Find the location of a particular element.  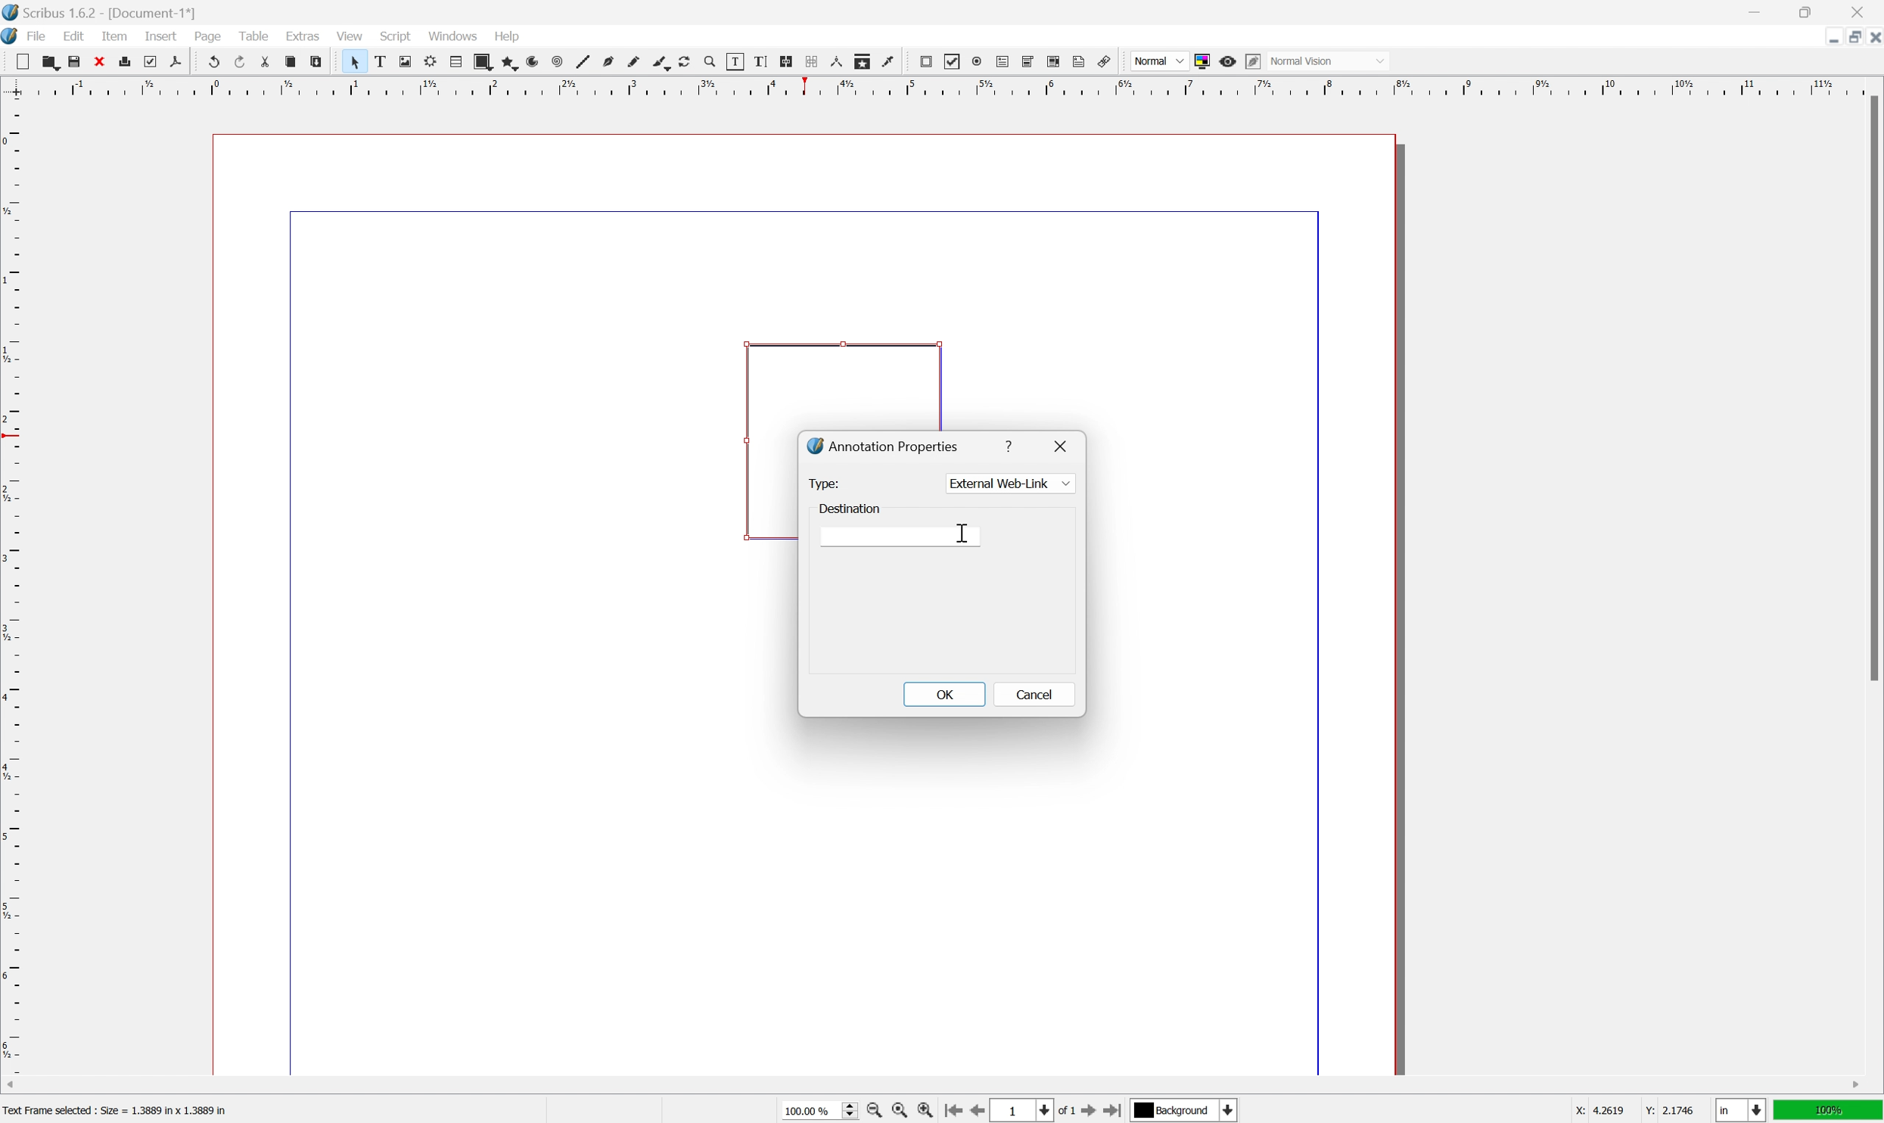

freehand line is located at coordinates (633, 63).